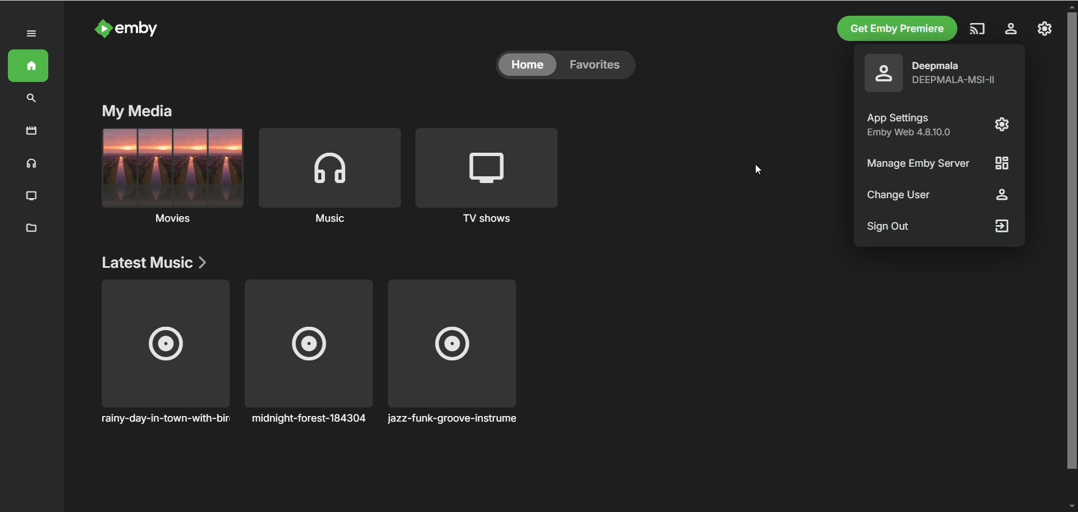 This screenshot has width=1078, height=512. What do you see at coordinates (173, 167) in the screenshot?
I see `movies` at bounding box center [173, 167].